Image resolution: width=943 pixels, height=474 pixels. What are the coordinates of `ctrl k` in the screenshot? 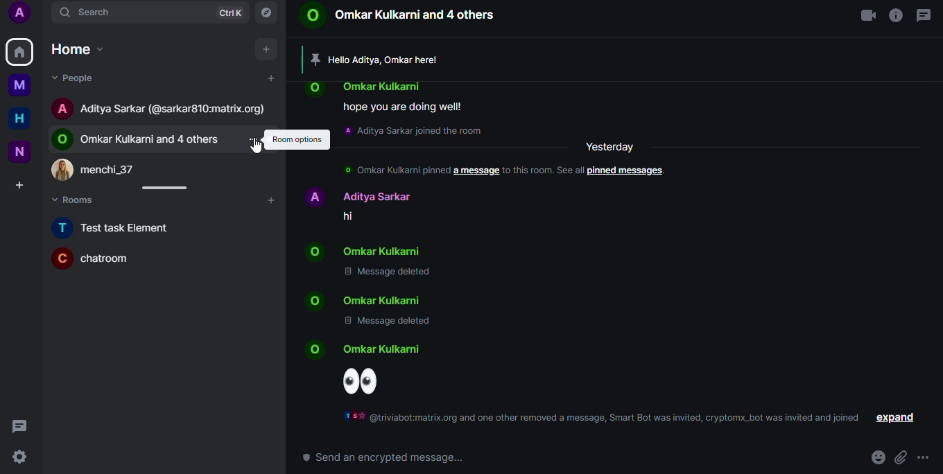 It's located at (231, 12).